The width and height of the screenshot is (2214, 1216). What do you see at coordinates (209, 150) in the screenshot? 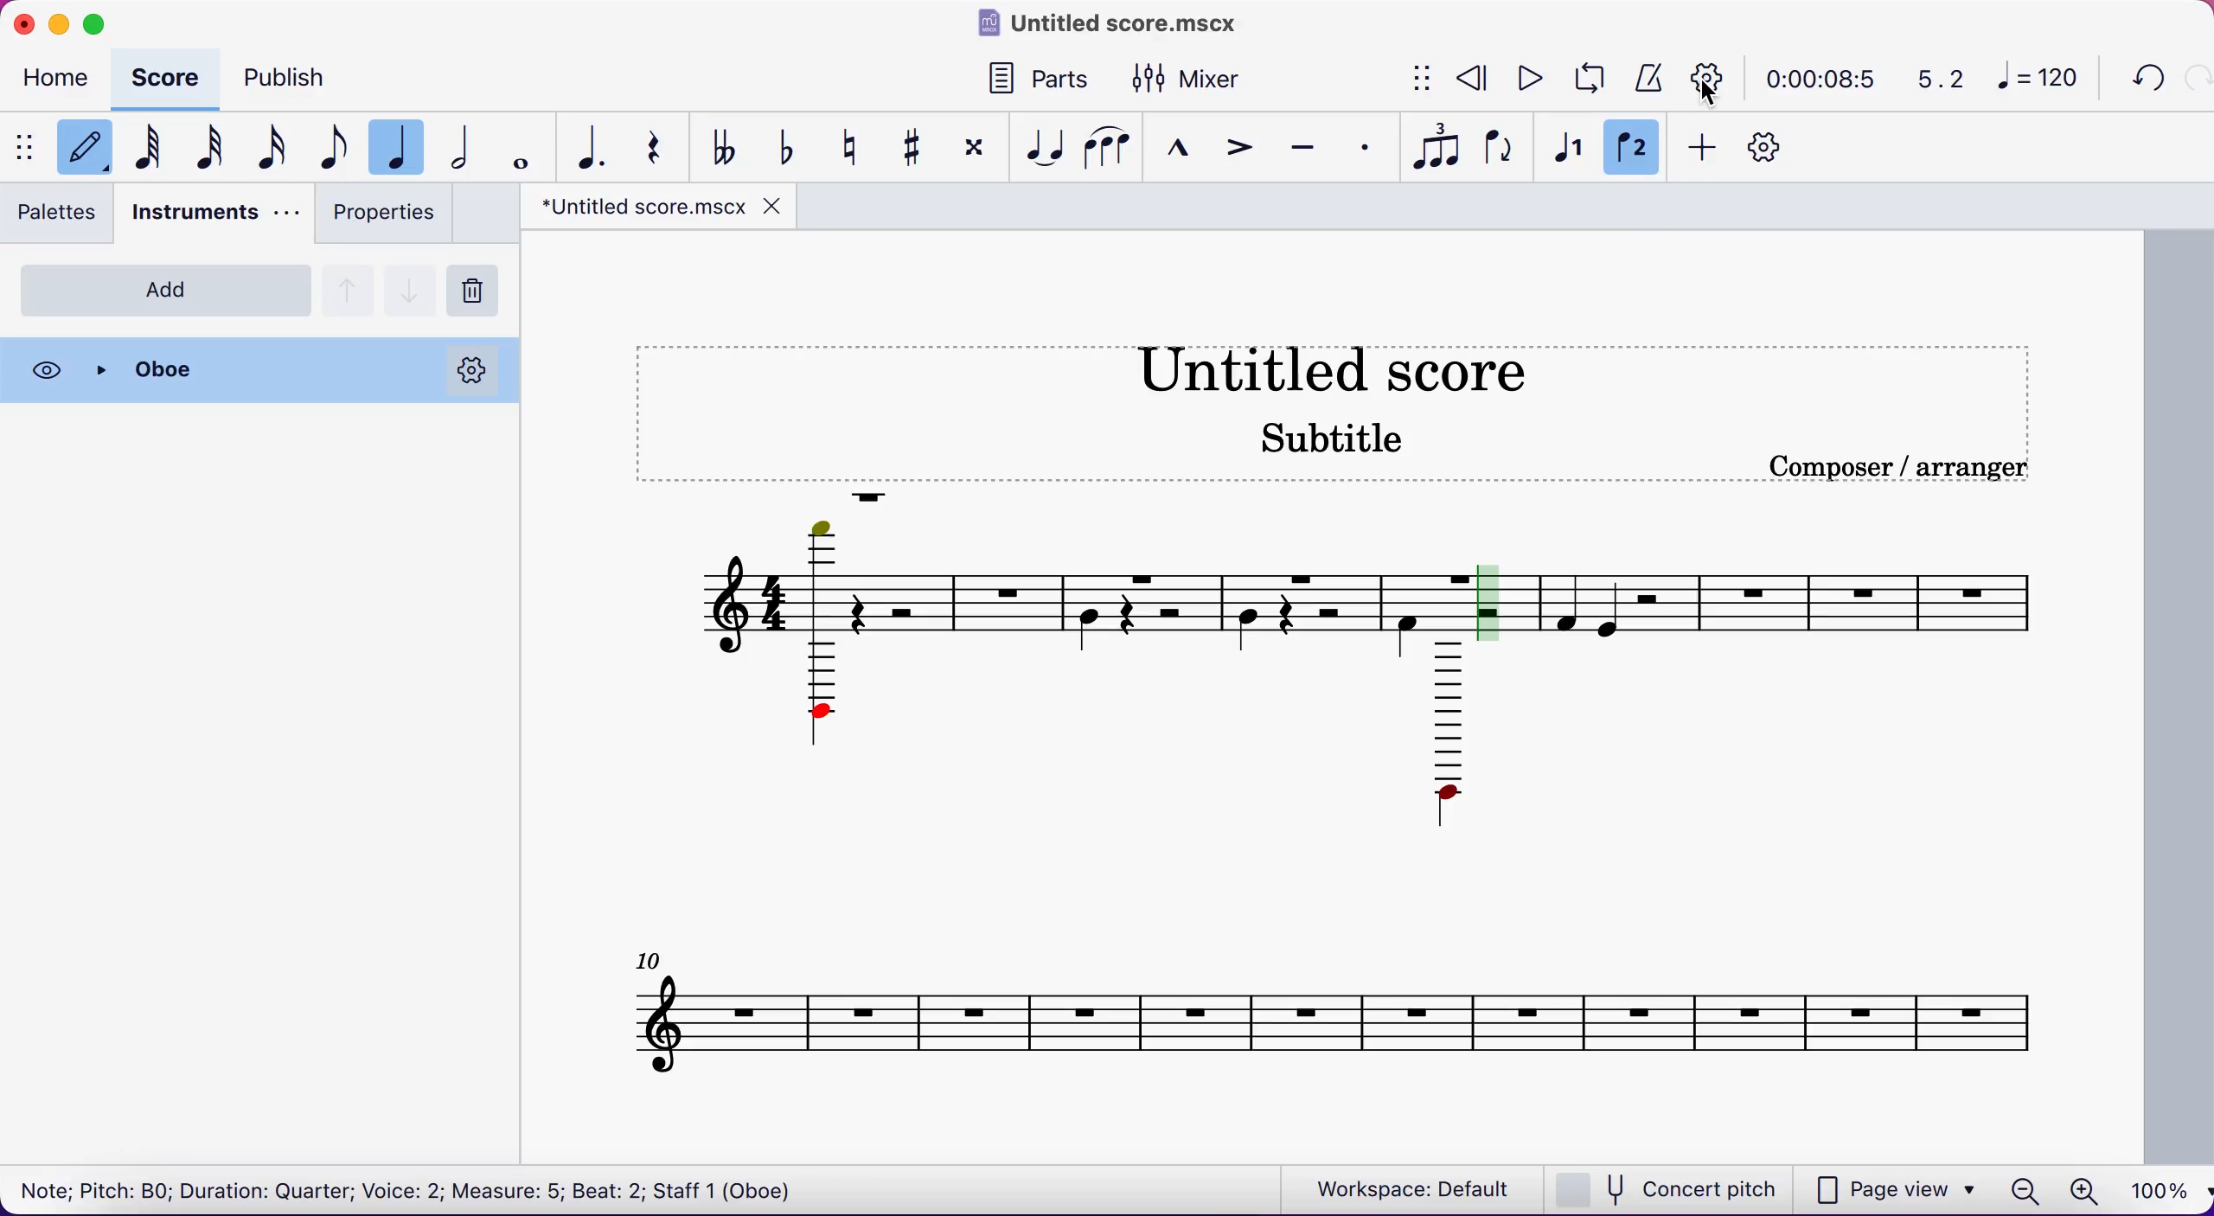
I see `32nd note` at bounding box center [209, 150].